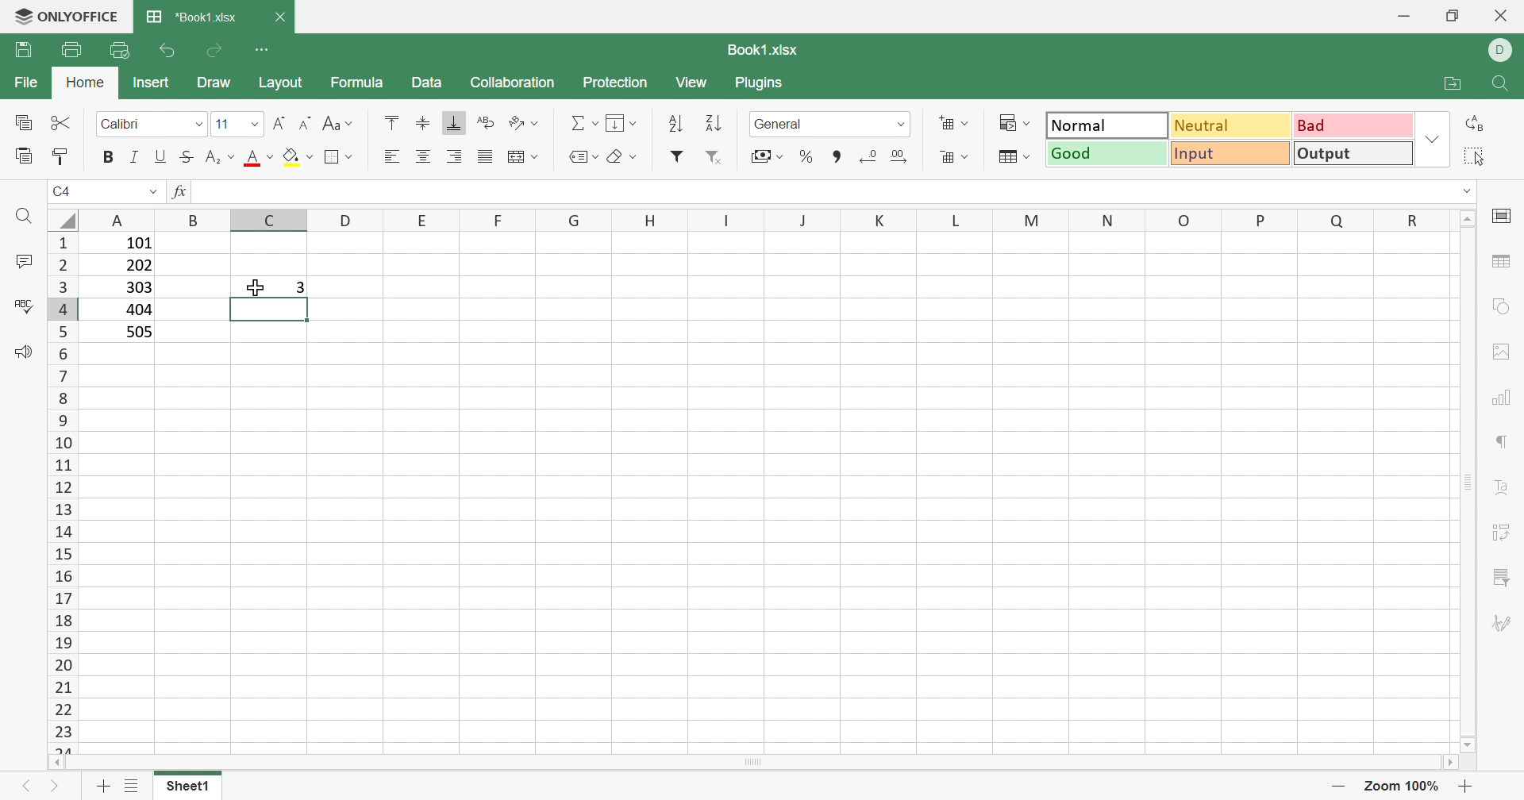 This screenshot has height=800, width=1524. Describe the element at coordinates (1355, 152) in the screenshot. I see `Output` at that location.